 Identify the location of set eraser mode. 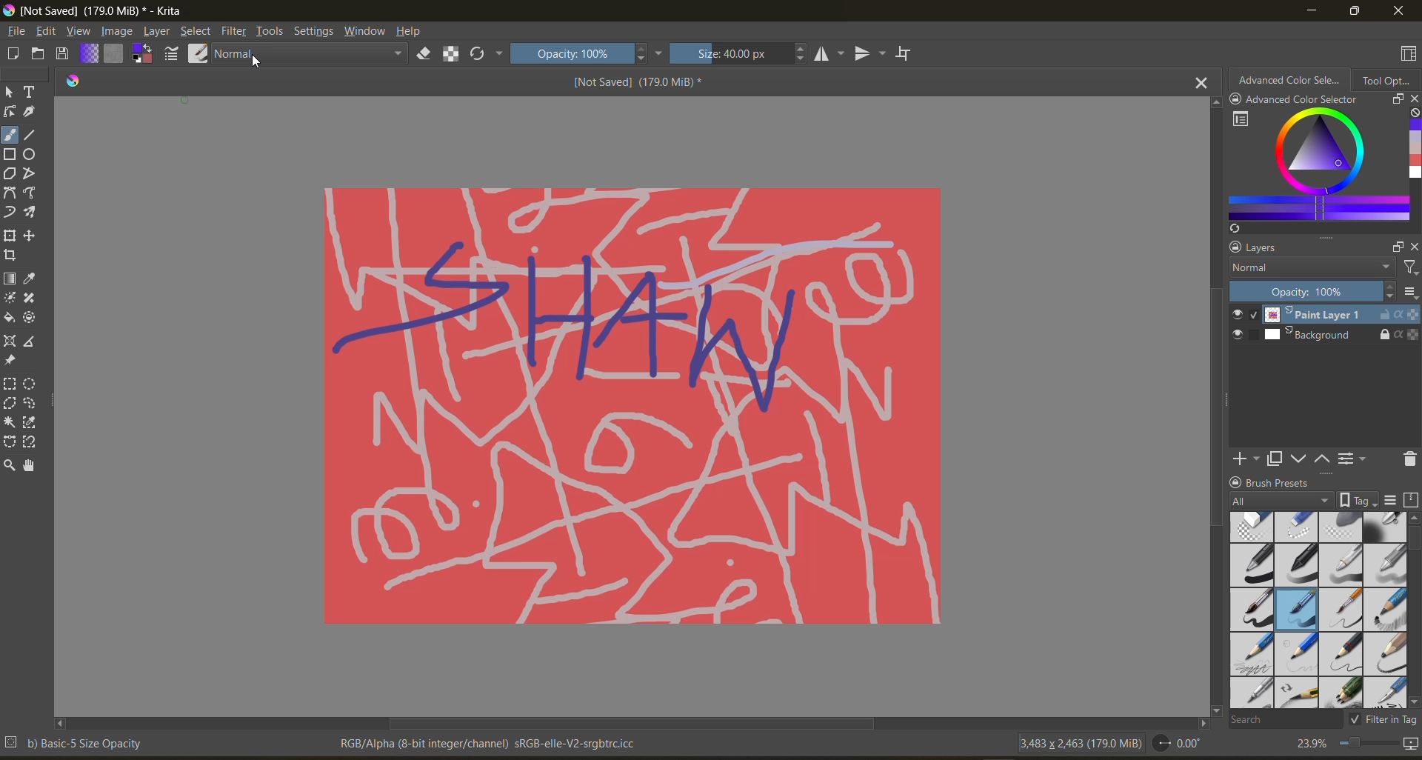
(424, 56).